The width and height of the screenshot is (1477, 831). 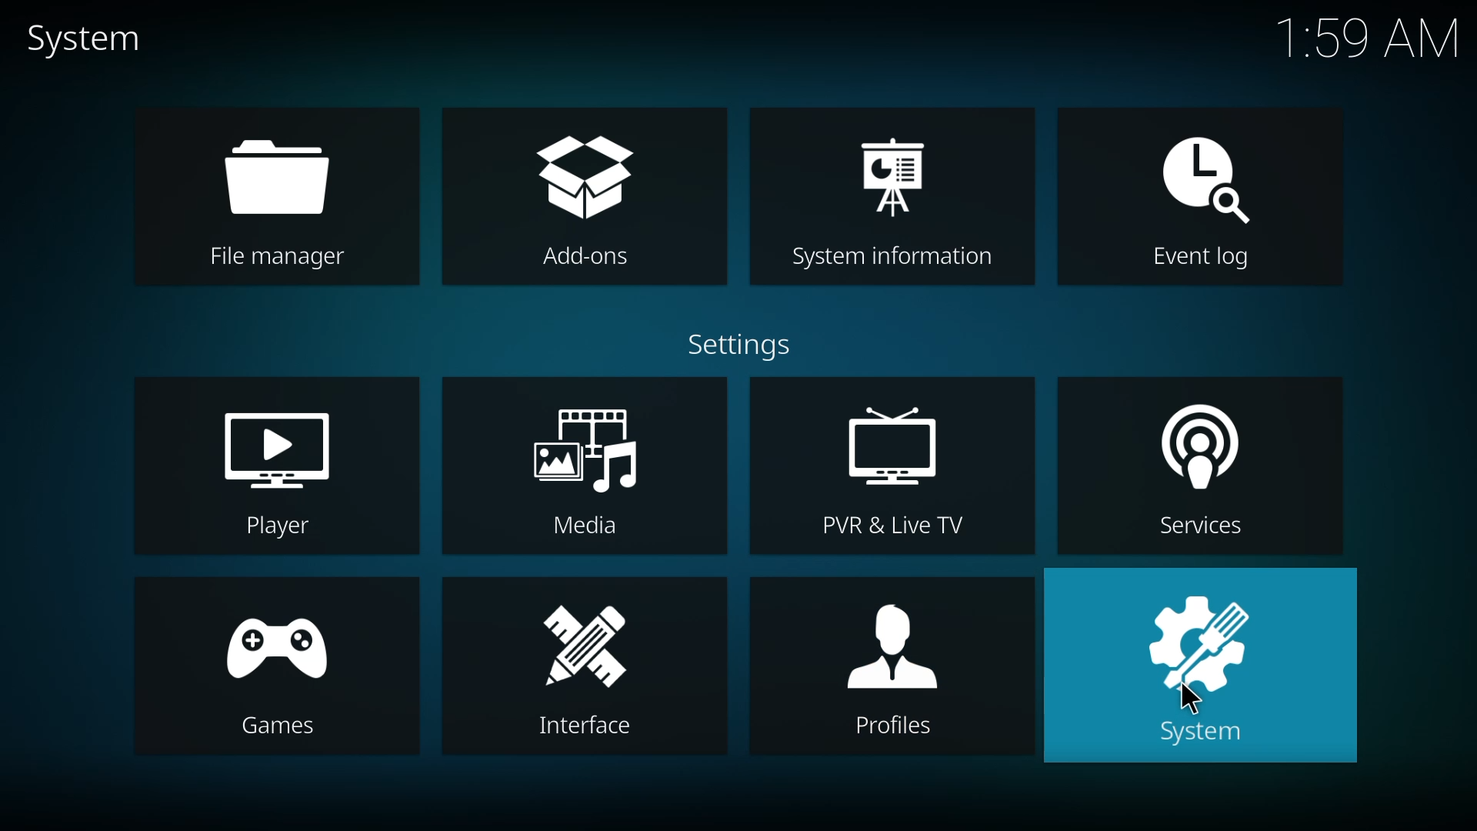 What do you see at coordinates (275, 472) in the screenshot?
I see `player` at bounding box center [275, 472].